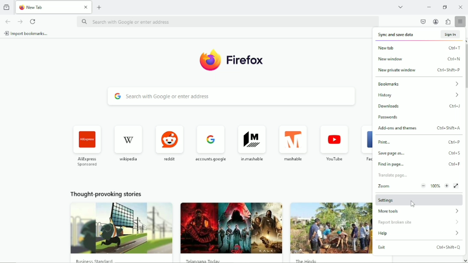 The image size is (468, 263). I want to click on Close, so click(461, 6).